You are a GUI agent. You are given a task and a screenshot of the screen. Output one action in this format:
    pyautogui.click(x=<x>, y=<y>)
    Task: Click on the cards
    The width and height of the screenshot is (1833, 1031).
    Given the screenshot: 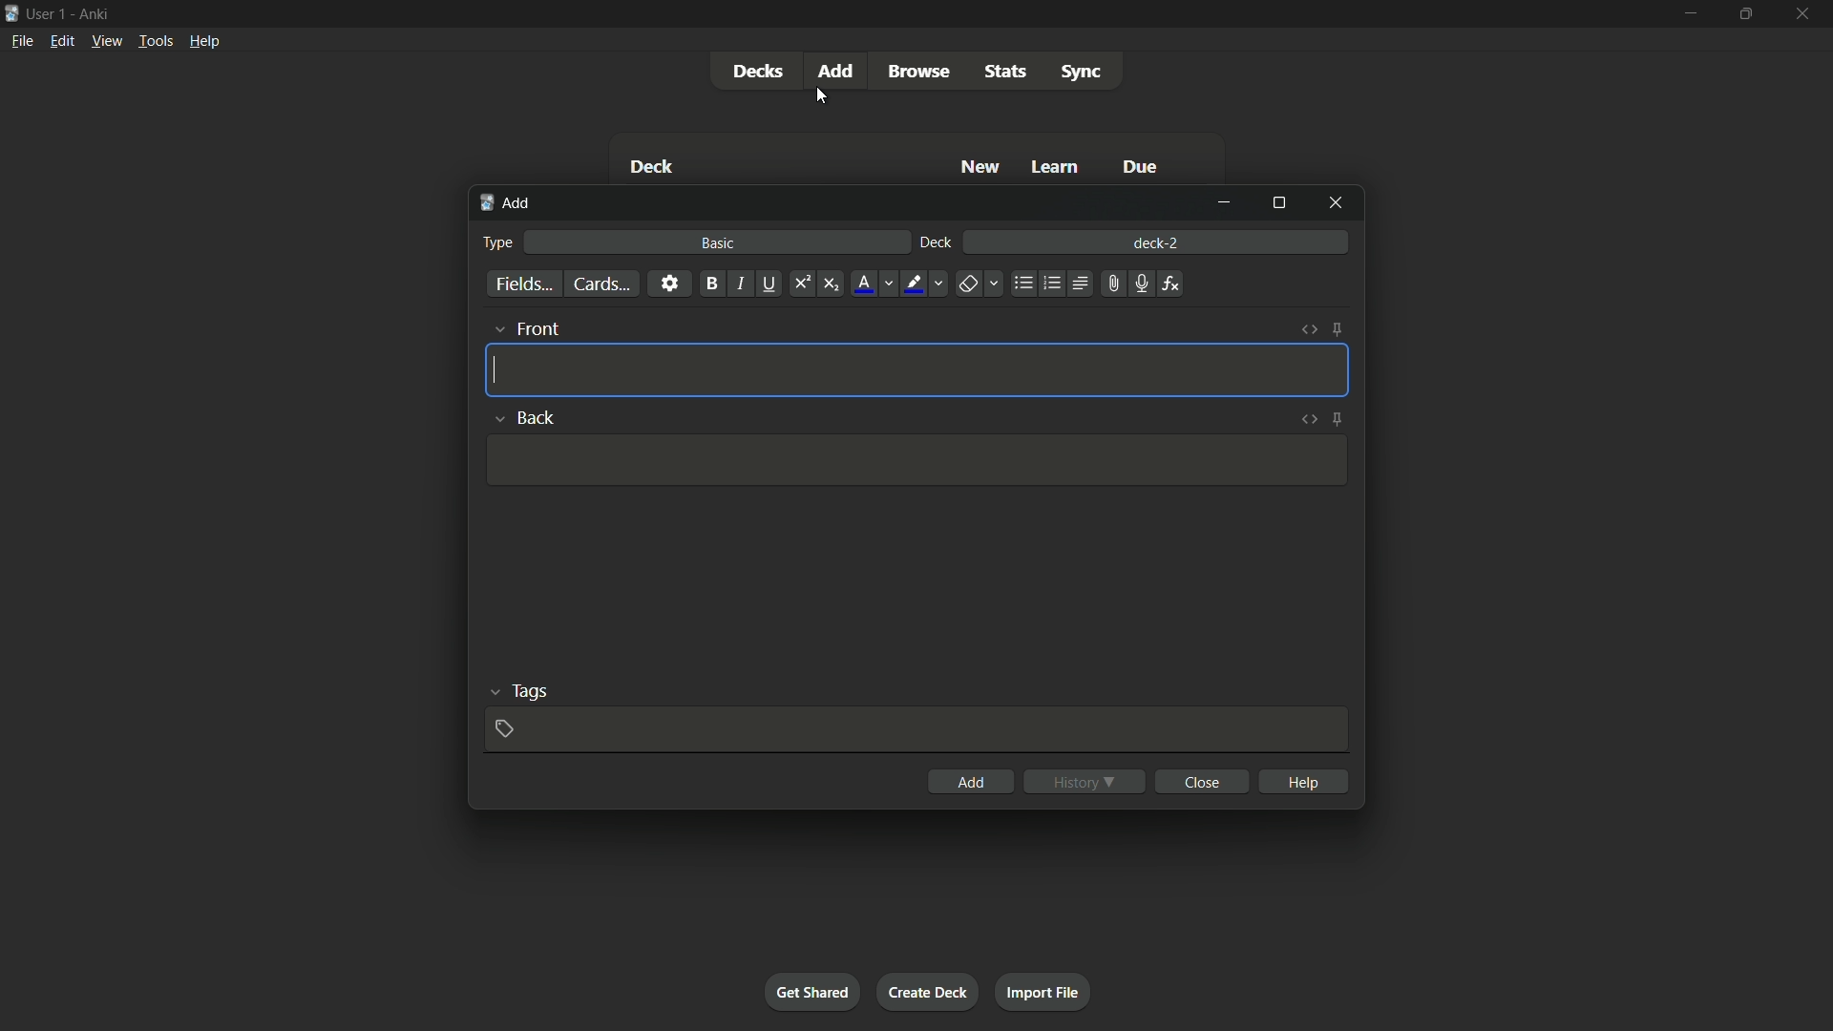 What is the action you would take?
    pyautogui.click(x=603, y=284)
    